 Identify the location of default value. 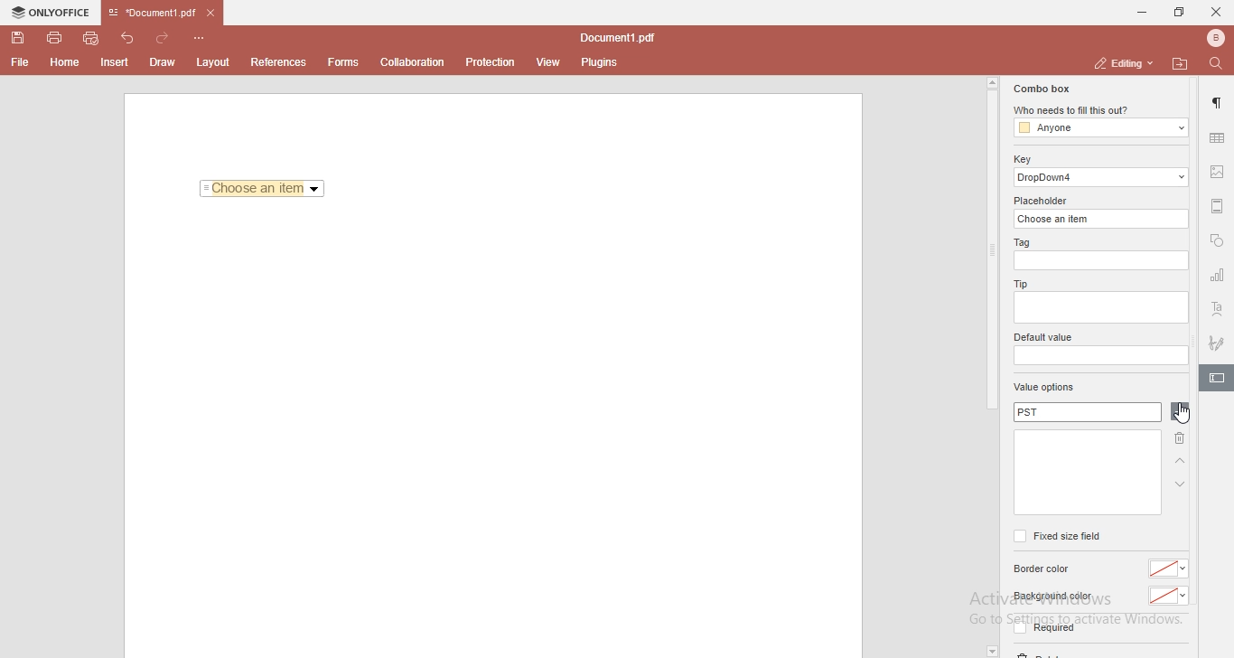
(1045, 338).